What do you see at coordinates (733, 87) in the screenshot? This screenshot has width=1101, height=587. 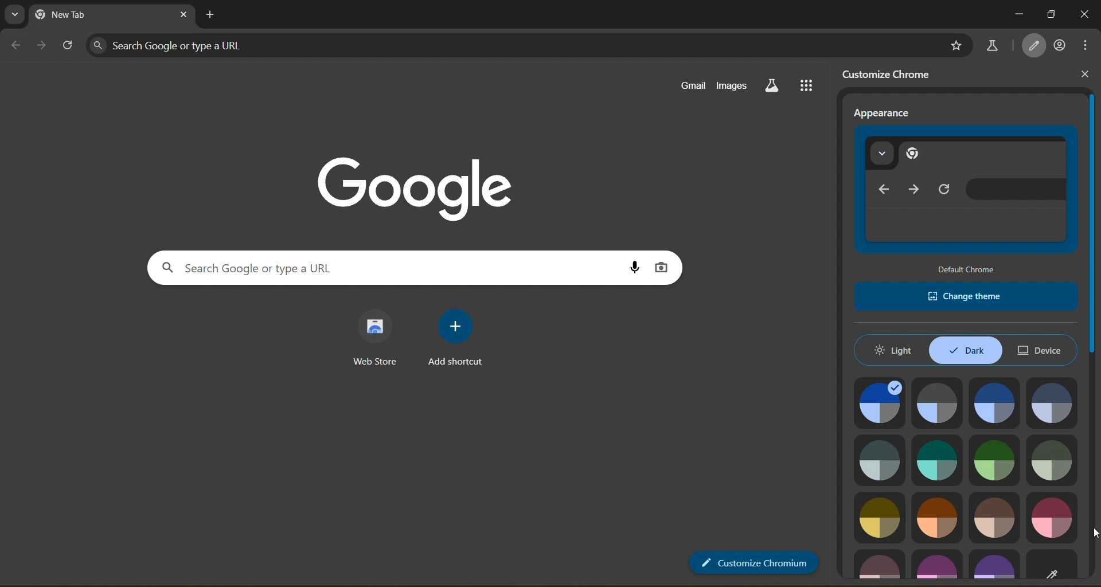 I see `images` at bounding box center [733, 87].